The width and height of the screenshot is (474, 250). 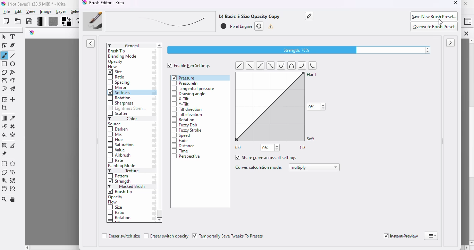 I want to click on tangential pressure, so click(x=194, y=88).